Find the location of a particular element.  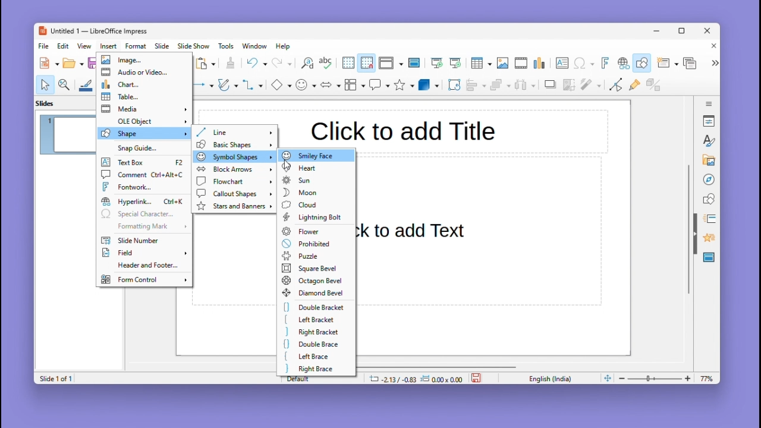

Block arrows is located at coordinates (233, 169).